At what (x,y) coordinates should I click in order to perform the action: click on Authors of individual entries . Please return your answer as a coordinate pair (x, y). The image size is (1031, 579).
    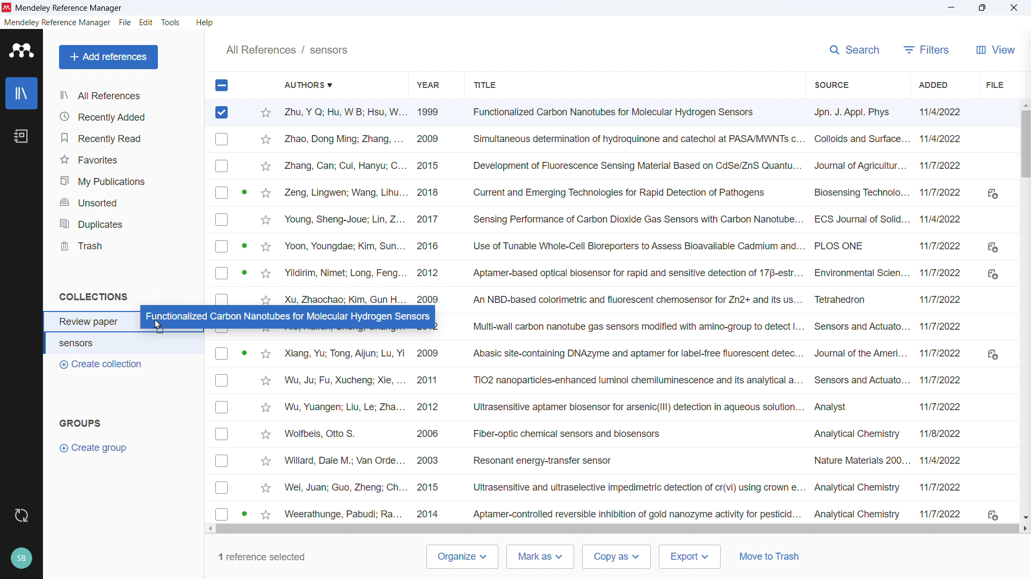
    Looking at the image, I should click on (343, 205).